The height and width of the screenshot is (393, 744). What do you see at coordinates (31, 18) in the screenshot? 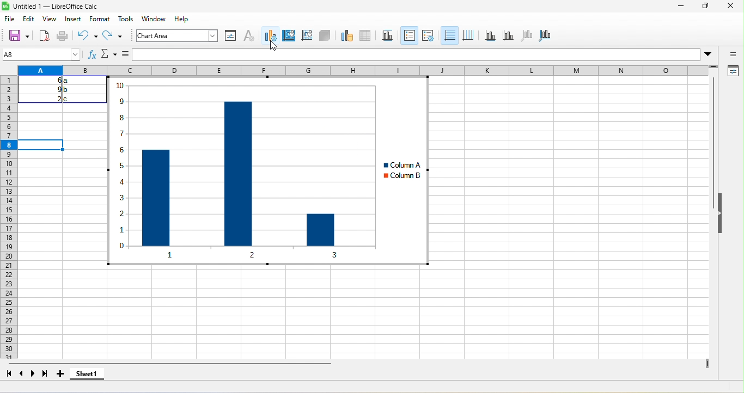
I see `edit` at bounding box center [31, 18].